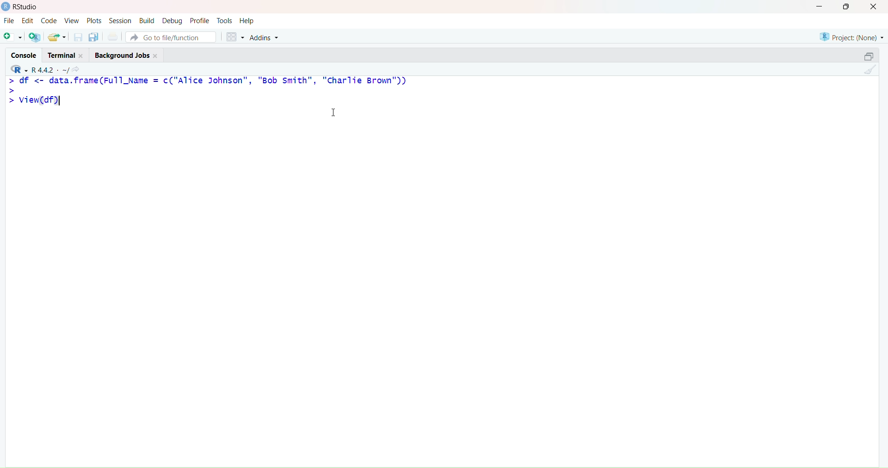  What do you see at coordinates (78, 37) in the screenshot?
I see `Save current document (Ctrl + S)` at bounding box center [78, 37].